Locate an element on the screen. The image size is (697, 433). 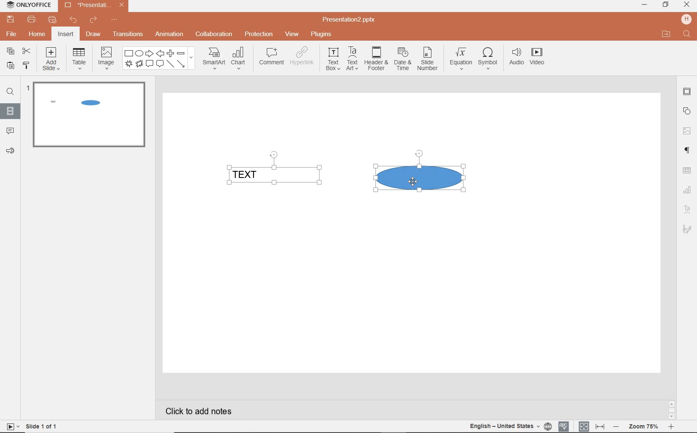
video is located at coordinates (538, 58).